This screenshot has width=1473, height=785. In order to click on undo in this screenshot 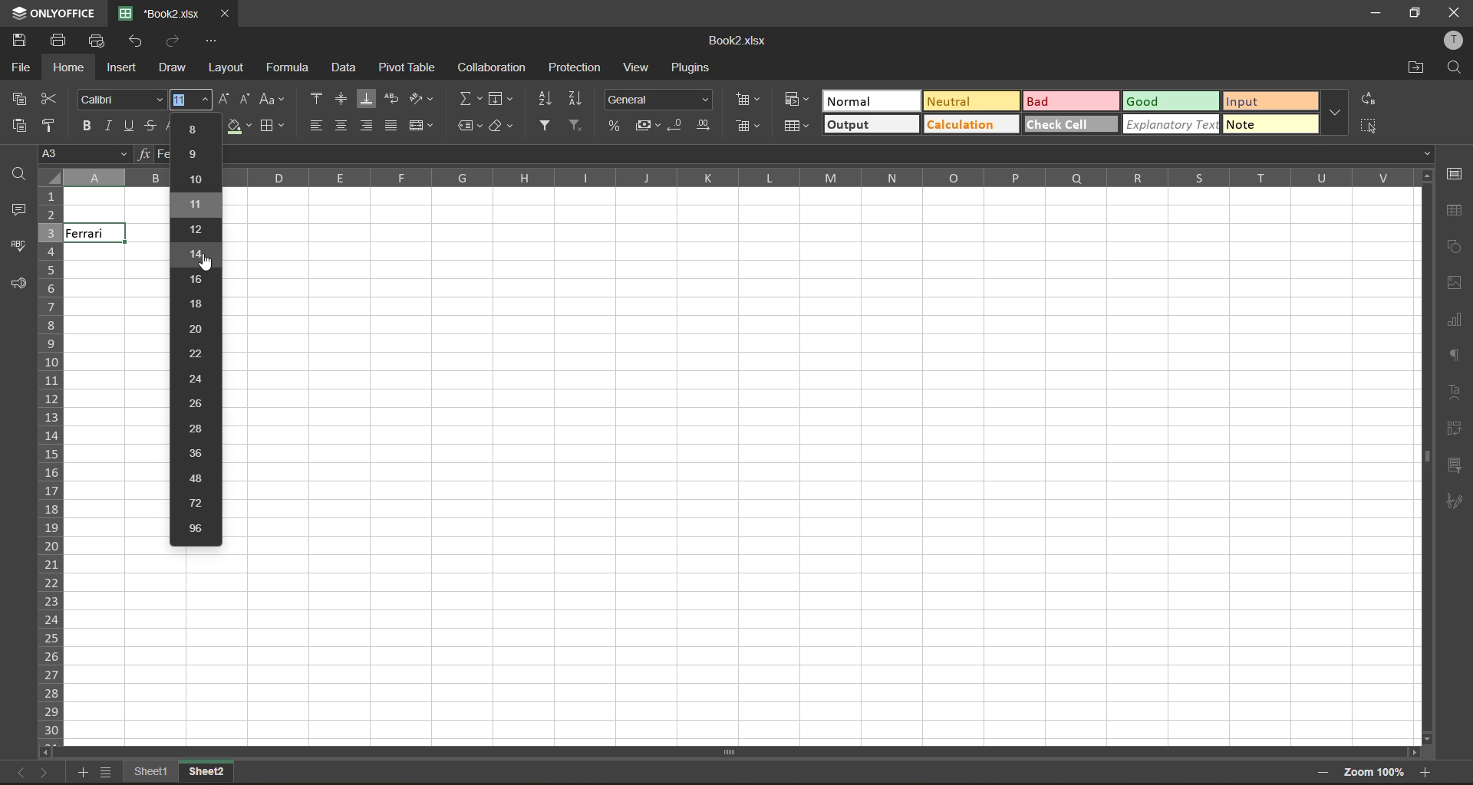, I will do `click(135, 41)`.